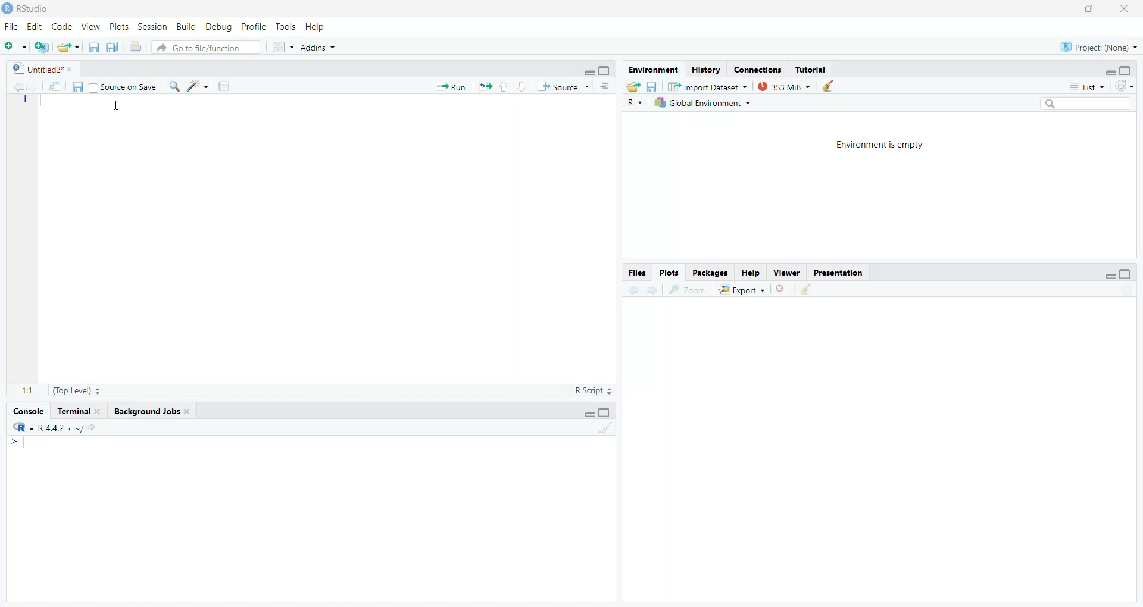  What do you see at coordinates (1105, 70) in the screenshot?
I see `hide r script` at bounding box center [1105, 70].